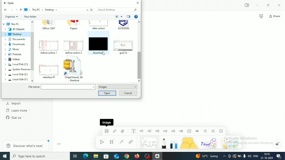 The height and width of the screenshot is (160, 285). What do you see at coordinates (15, 44) in the screenshot?
I see `Downloads` at bounding box center [15, 44].